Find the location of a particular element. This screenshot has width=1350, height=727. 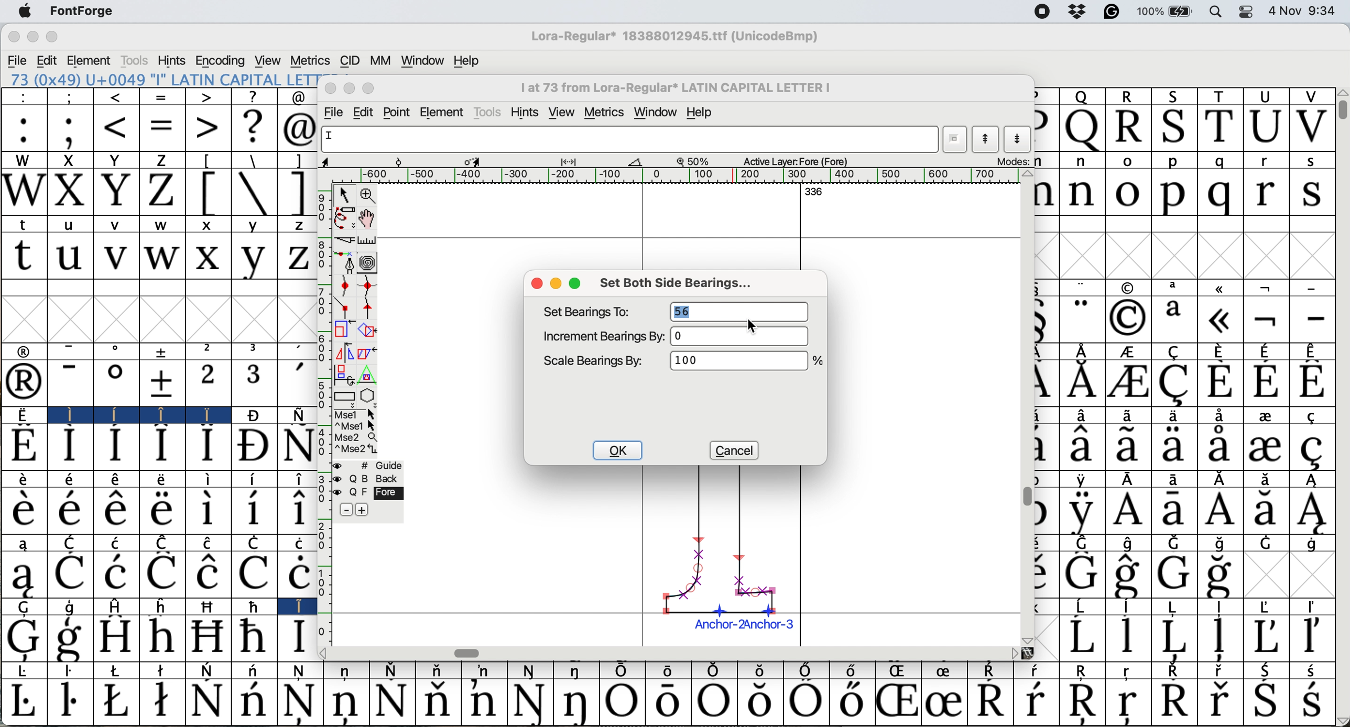

Symbol is located at coordinates (945, 701).